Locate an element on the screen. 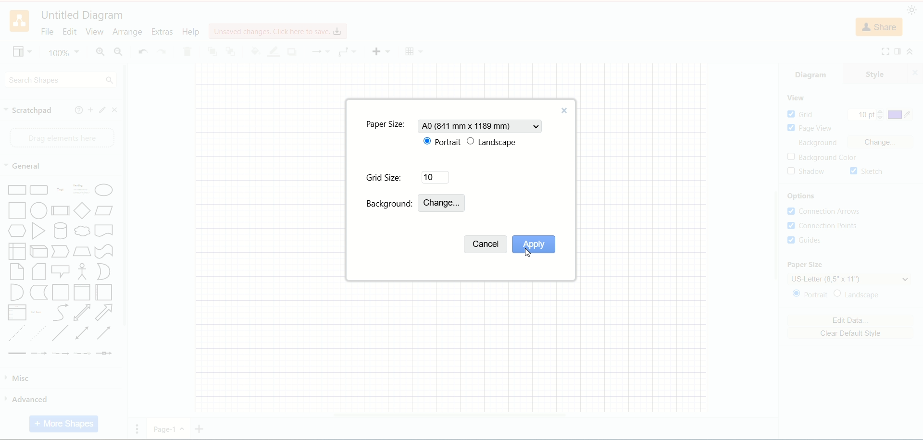 Image resolution: width=923 pixels, height=440 pixels. line color is located at coordinates (272, 51).